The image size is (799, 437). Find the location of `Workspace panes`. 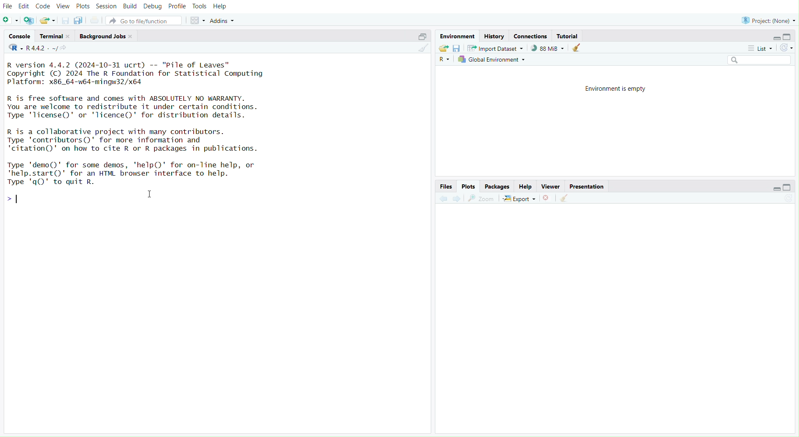

Workspace panes is located at coordinates (196, 21).